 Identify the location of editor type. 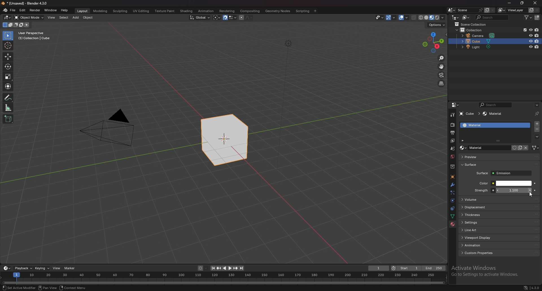
(455, 105).